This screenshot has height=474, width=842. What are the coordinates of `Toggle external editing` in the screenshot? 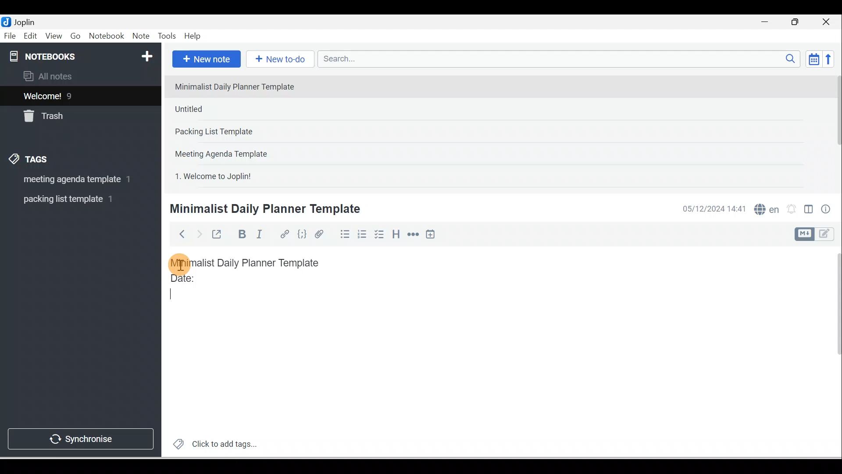 It's located at (218, 236).